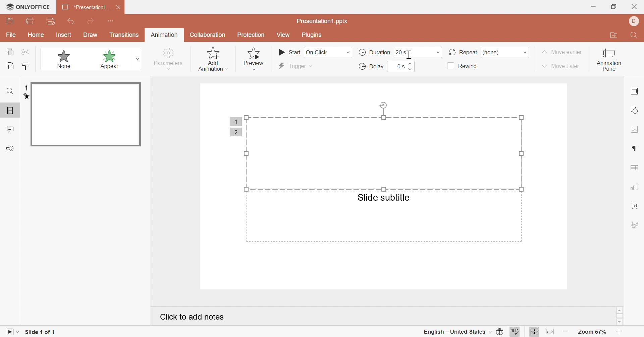 The height and width of the screenshot is (337, 644). I want to click on minimize, so click(594, 7).